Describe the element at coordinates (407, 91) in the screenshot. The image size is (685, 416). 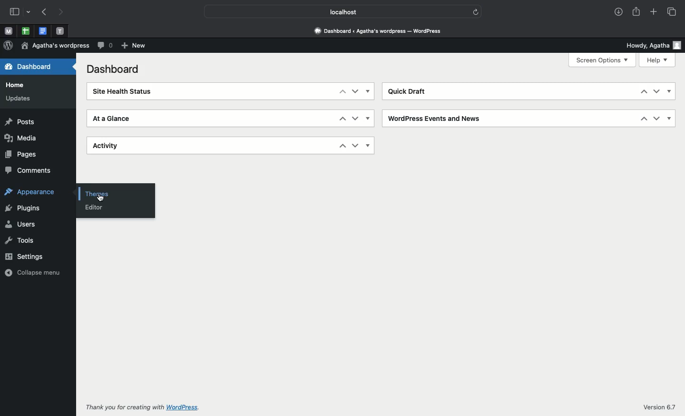
I see `Quick draft` at that location.